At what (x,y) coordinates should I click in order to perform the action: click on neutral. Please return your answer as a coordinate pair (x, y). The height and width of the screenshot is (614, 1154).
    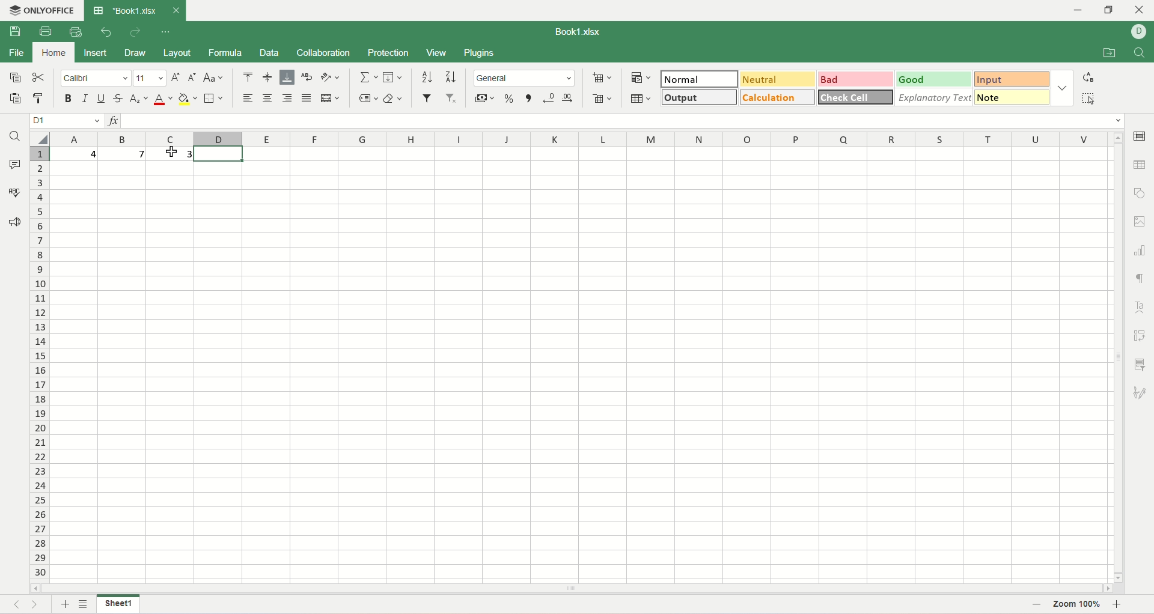
    Looking at the image, I should click on (778, 78).